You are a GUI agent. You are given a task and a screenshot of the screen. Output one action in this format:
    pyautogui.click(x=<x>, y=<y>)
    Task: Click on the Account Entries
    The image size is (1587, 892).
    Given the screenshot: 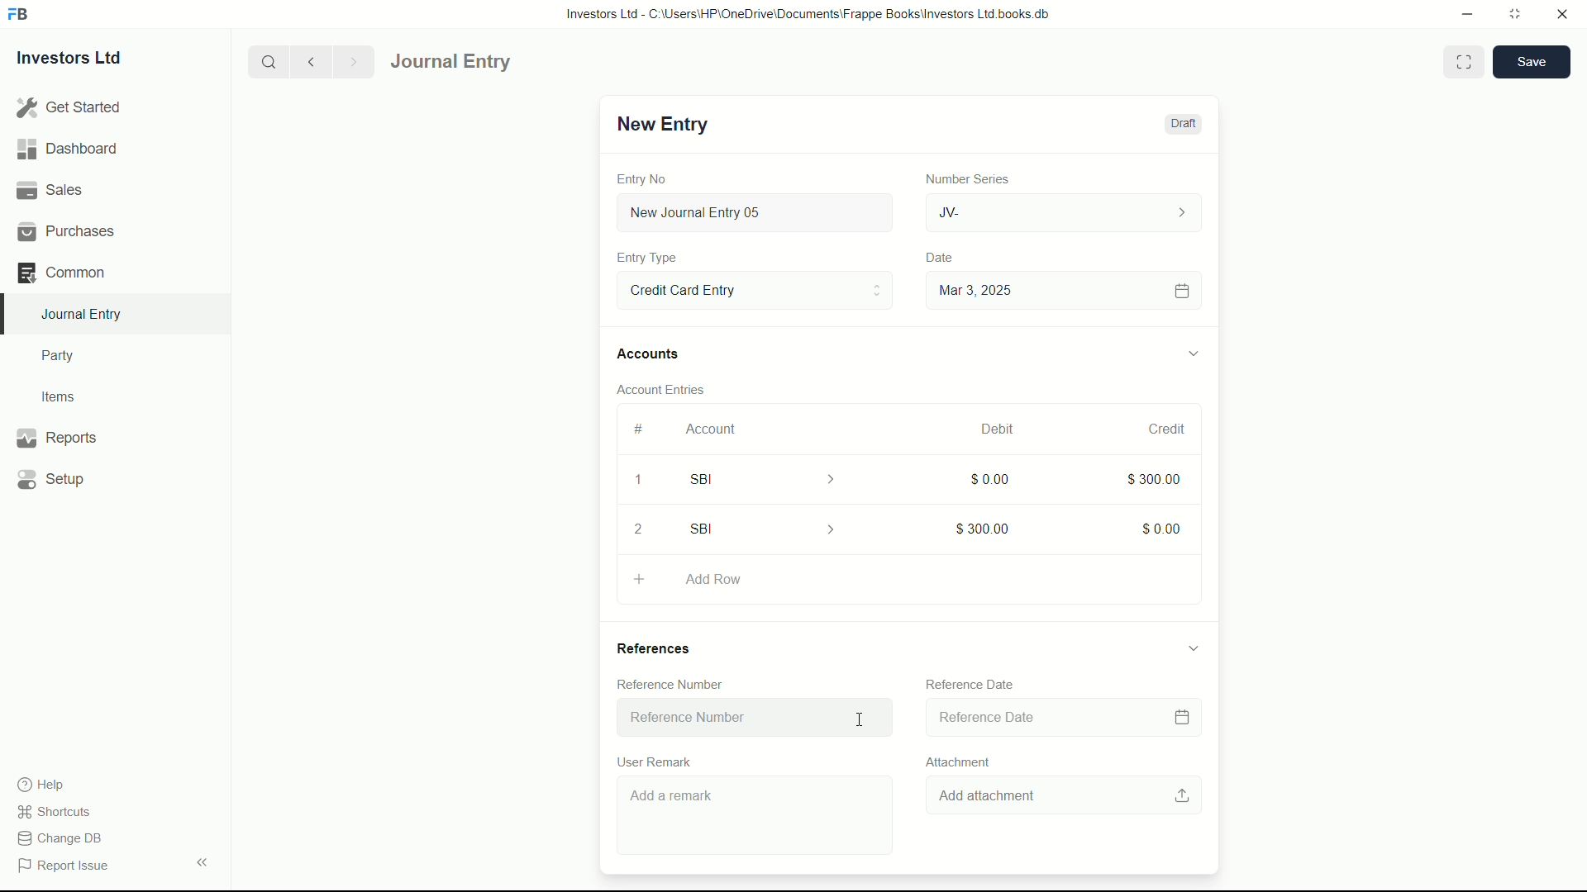 What is the action you would take?
    pyautogui.click(x=668, y=387)
    